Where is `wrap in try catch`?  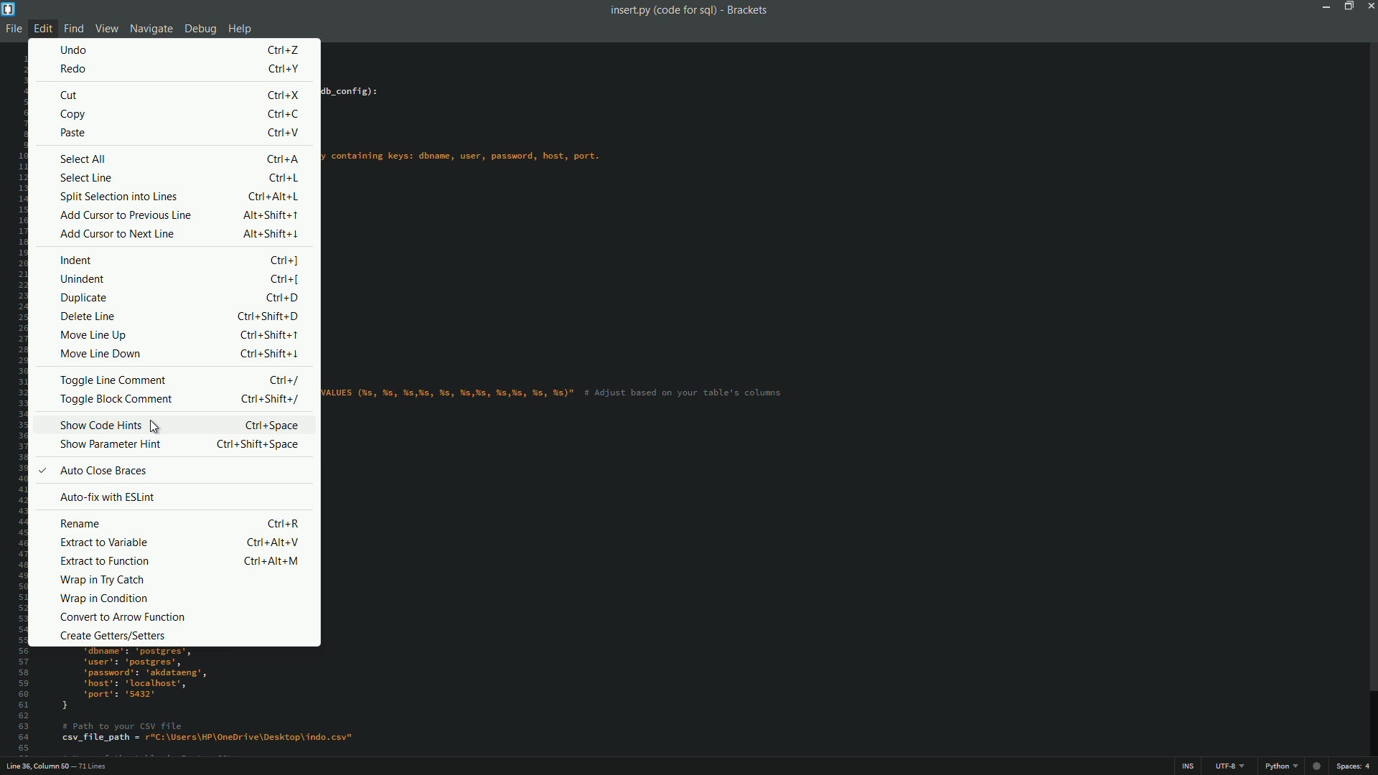 wrap in try catch is located at coordinates (100, 580).